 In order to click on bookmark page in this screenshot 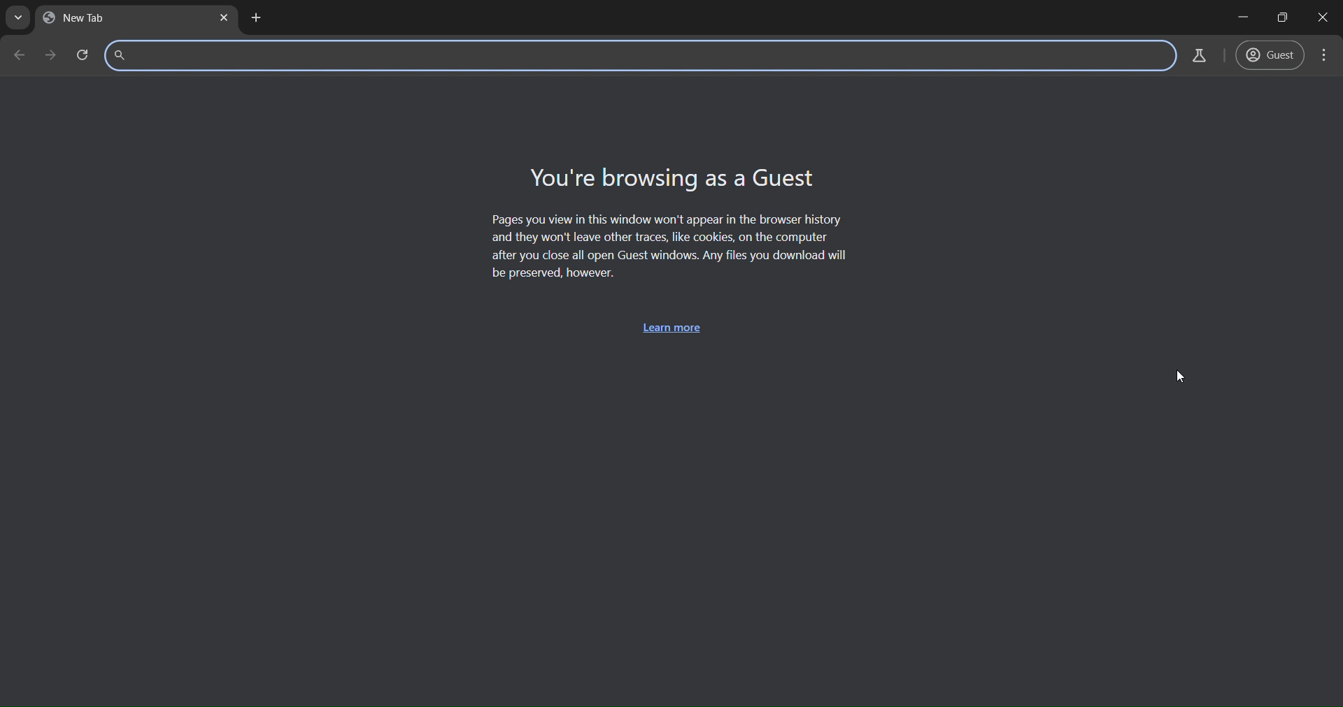, I will do `click(1200, 56)`.